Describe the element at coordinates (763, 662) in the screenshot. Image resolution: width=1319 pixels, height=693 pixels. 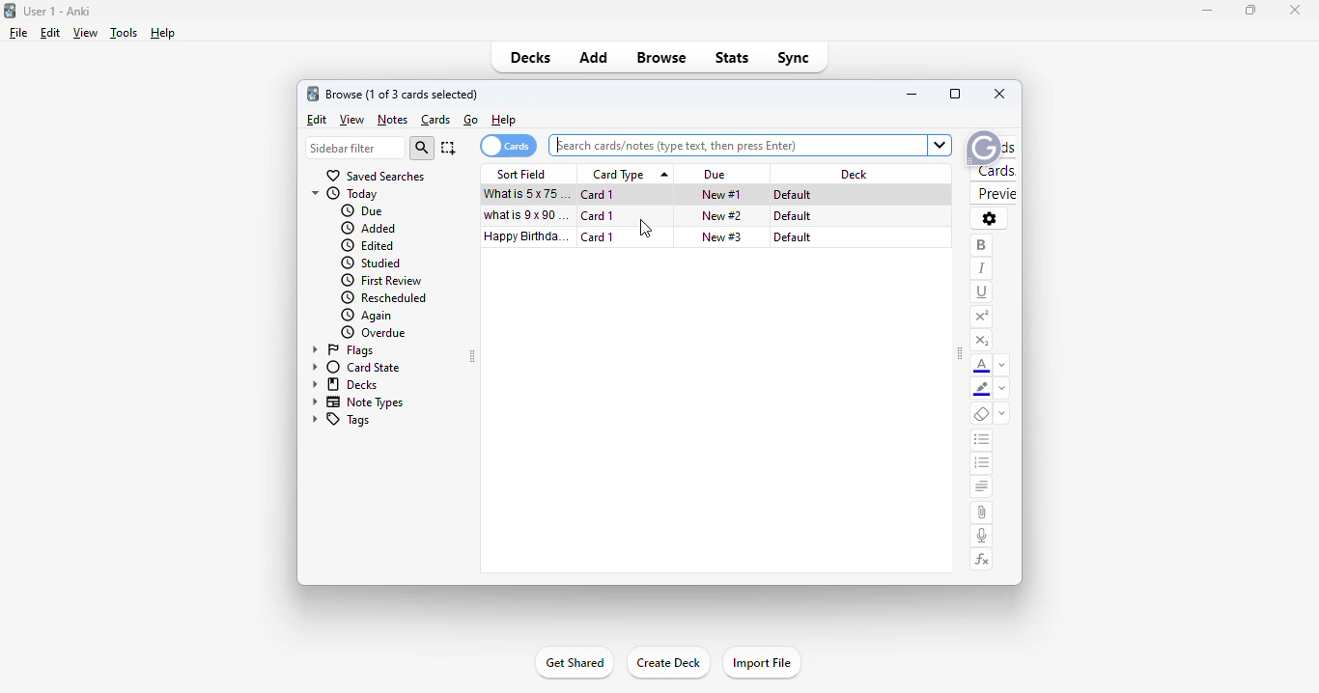
I see `import file` at that location.